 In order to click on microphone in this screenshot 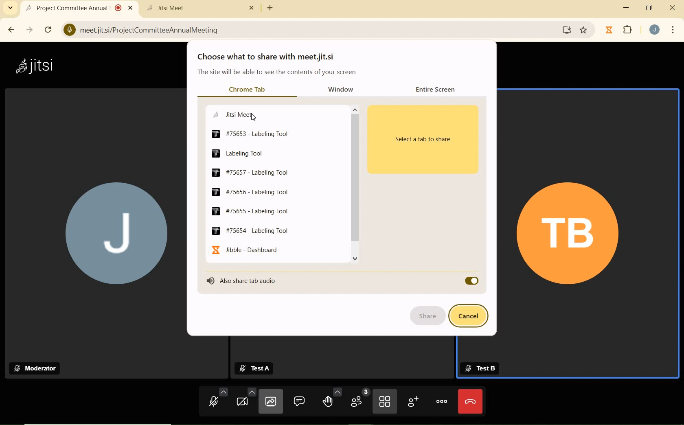, I will do `click(218, 399)`.